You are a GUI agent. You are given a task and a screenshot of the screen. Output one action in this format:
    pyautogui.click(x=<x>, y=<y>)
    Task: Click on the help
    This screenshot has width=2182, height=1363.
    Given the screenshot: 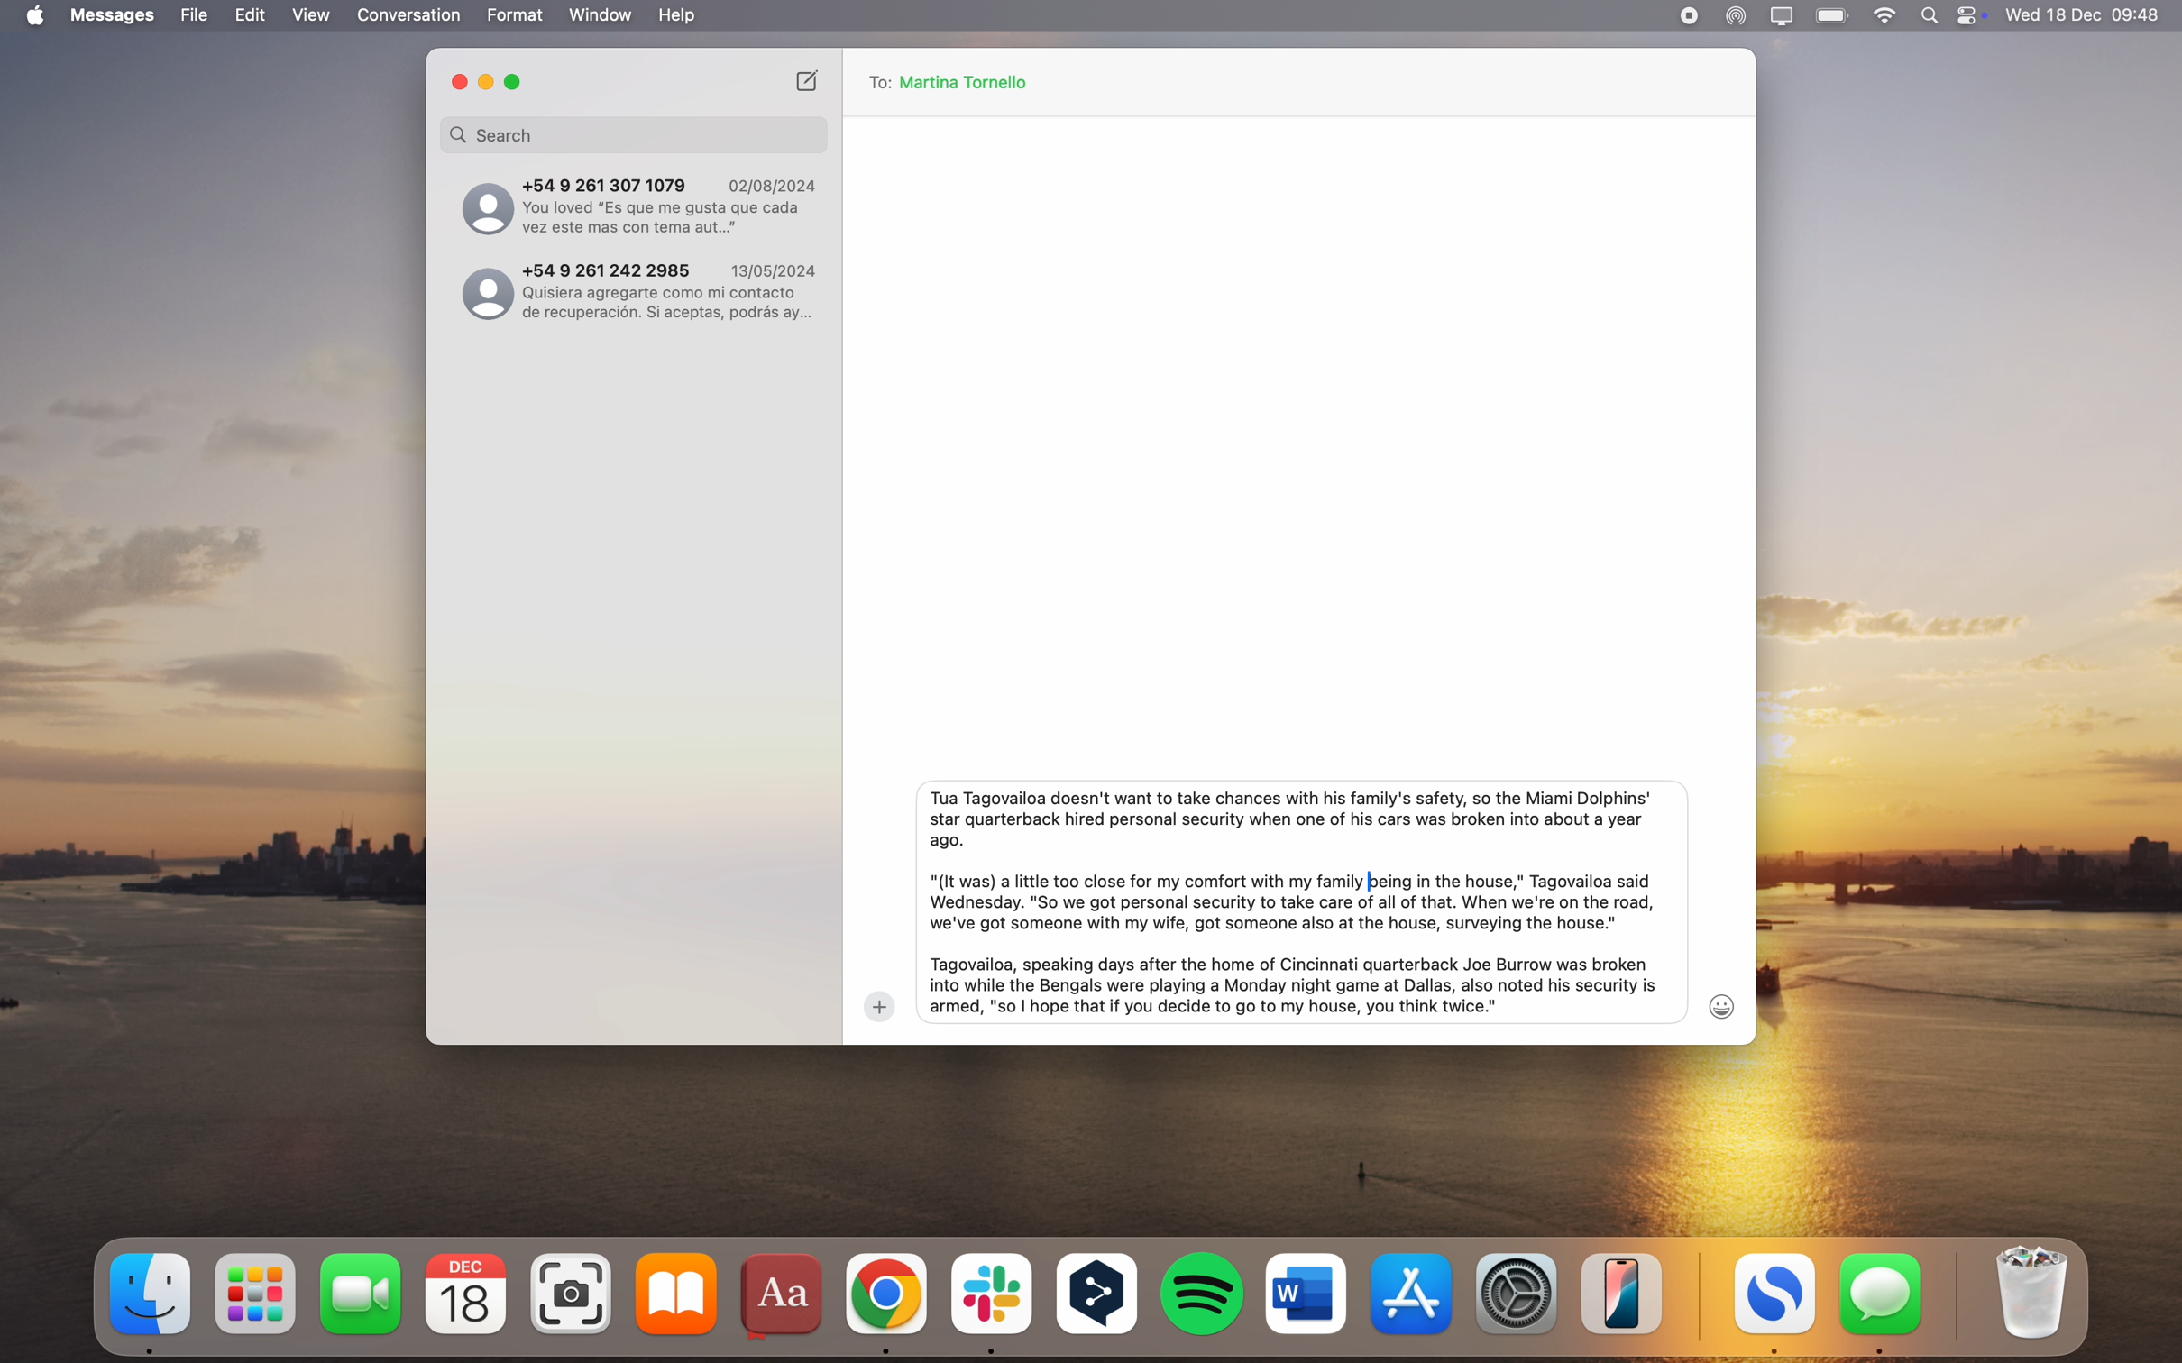 What is the action you would take?
    pyautogui.click(x=676, y=15)
    